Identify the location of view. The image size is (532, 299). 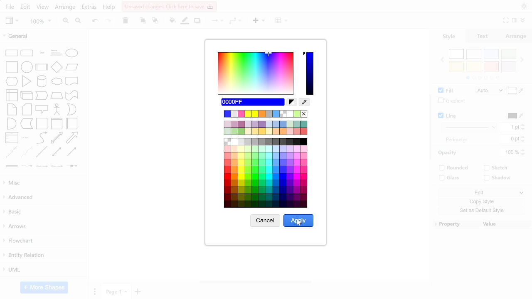
(42, 8).